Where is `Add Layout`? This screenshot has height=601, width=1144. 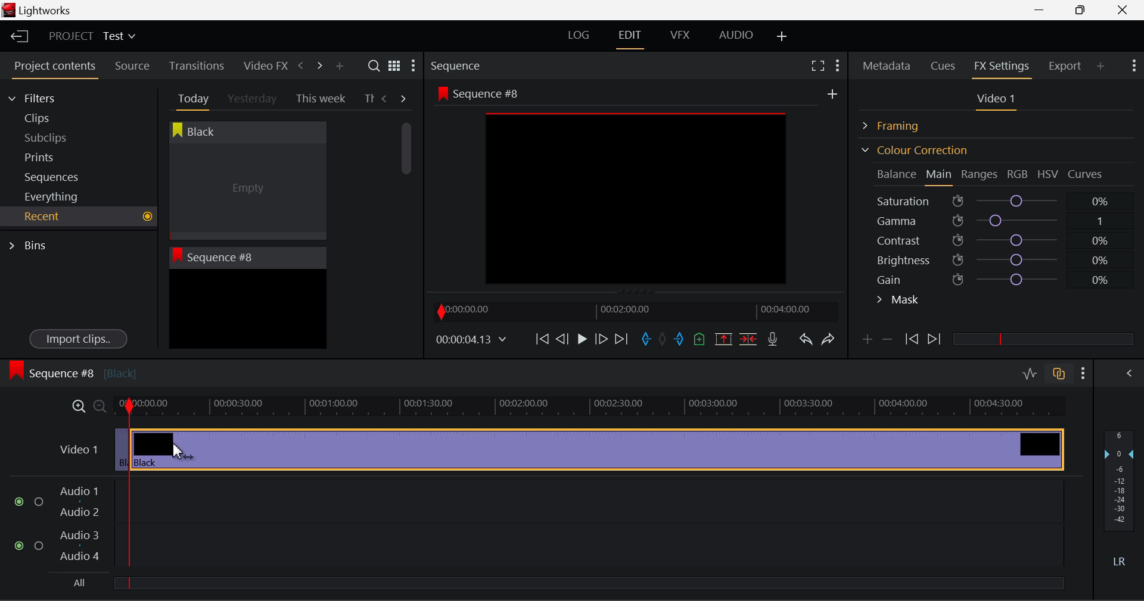 Add Layout is located at coordinates (782, 37).